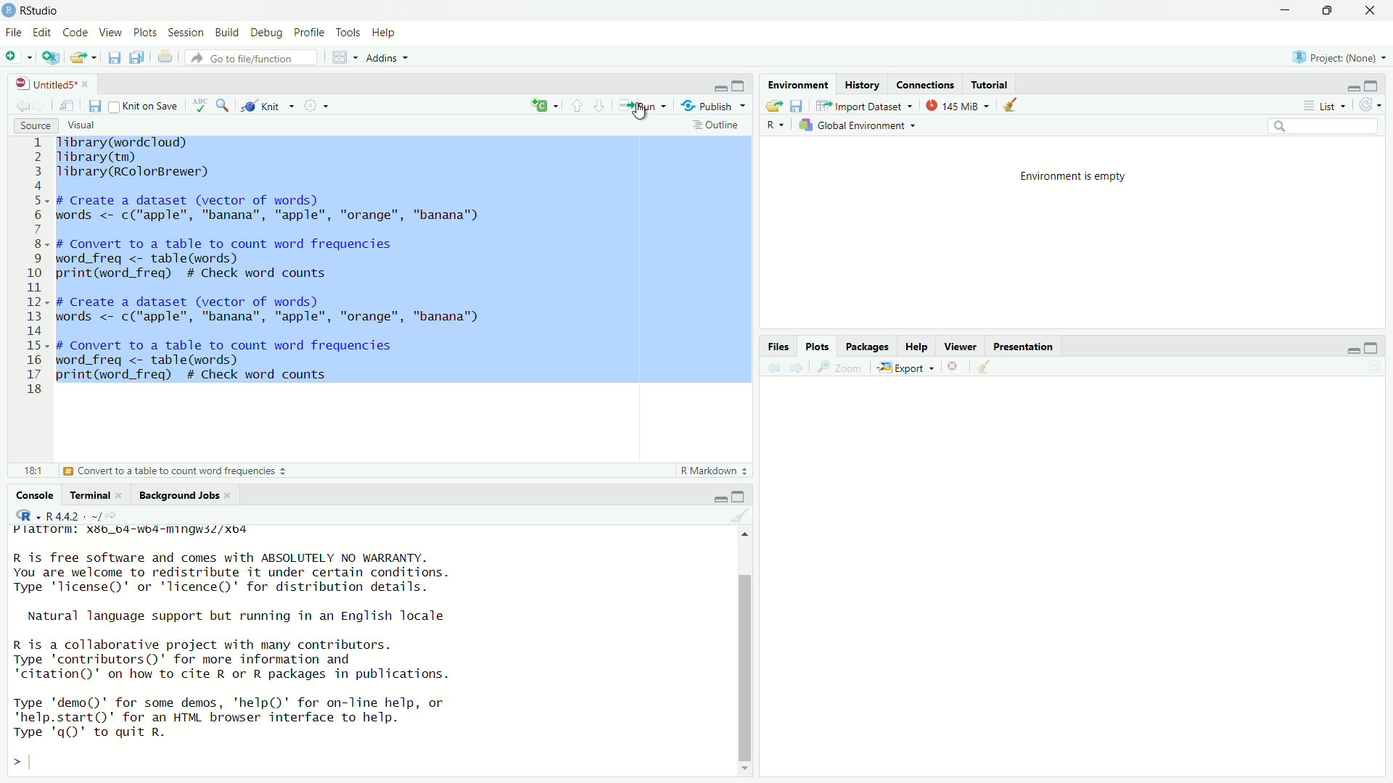  Describe the element at coordinates (1349, 352) in the screenshot. I see `Minimize` at that location.